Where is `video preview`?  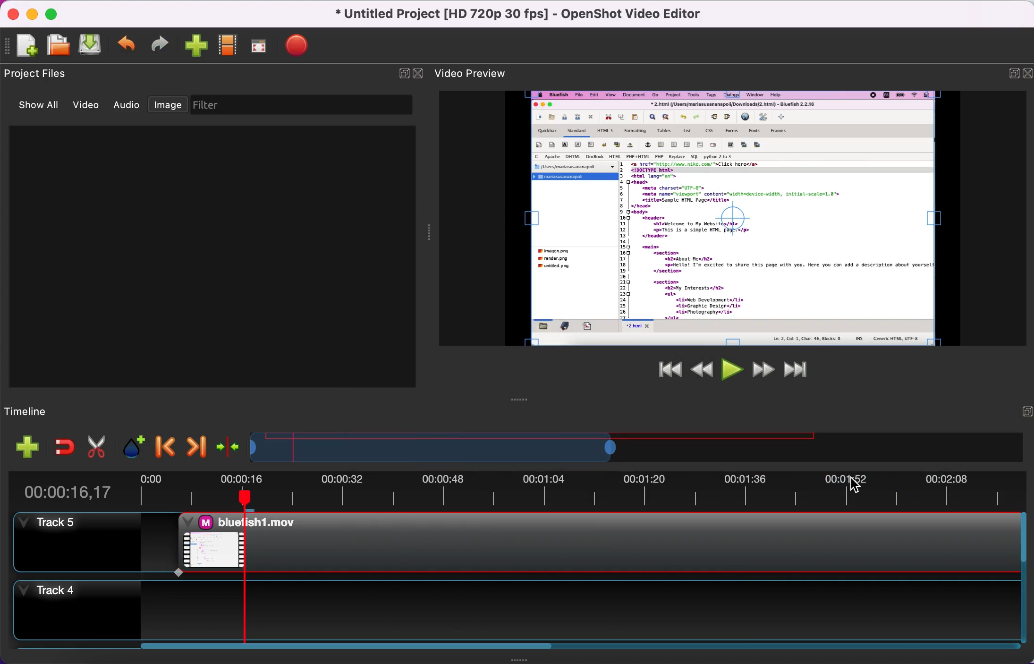 video preview is located at coordinates (480, 72).